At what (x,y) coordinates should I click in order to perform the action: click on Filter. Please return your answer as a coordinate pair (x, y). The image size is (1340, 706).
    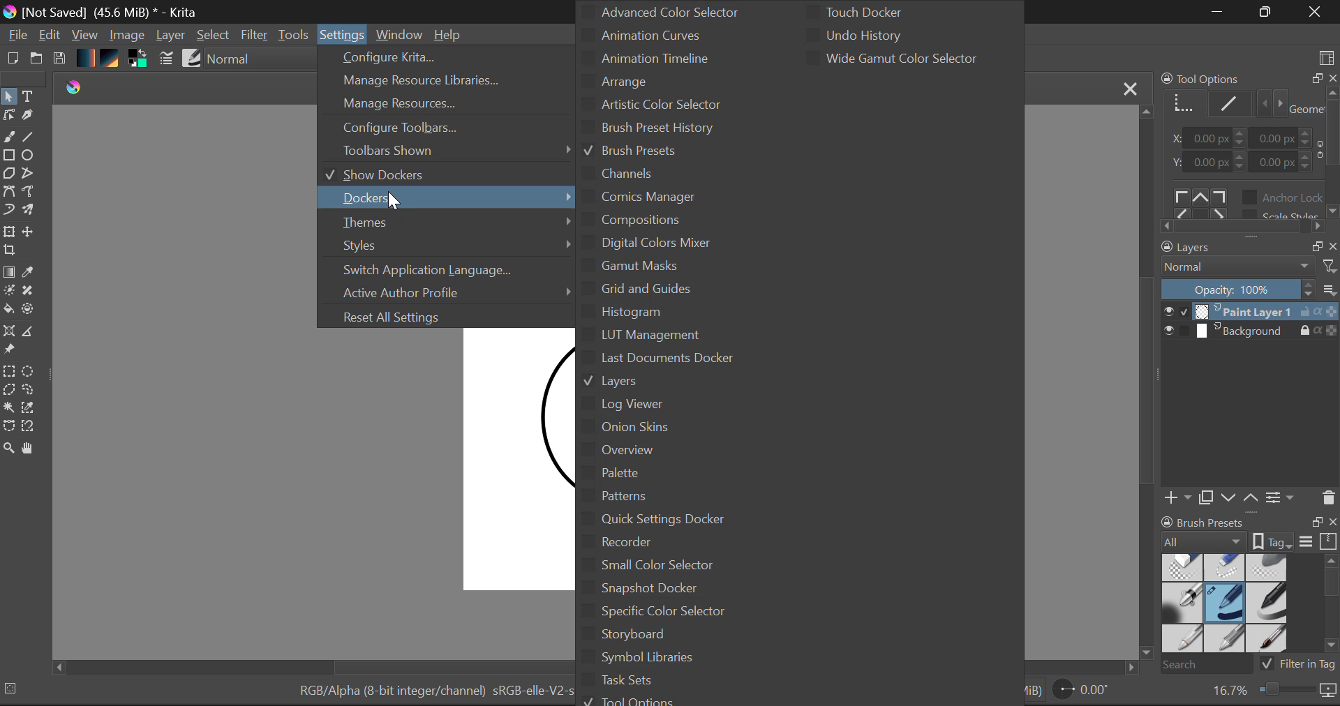
    Looking at the image, I should click on (253, 36).